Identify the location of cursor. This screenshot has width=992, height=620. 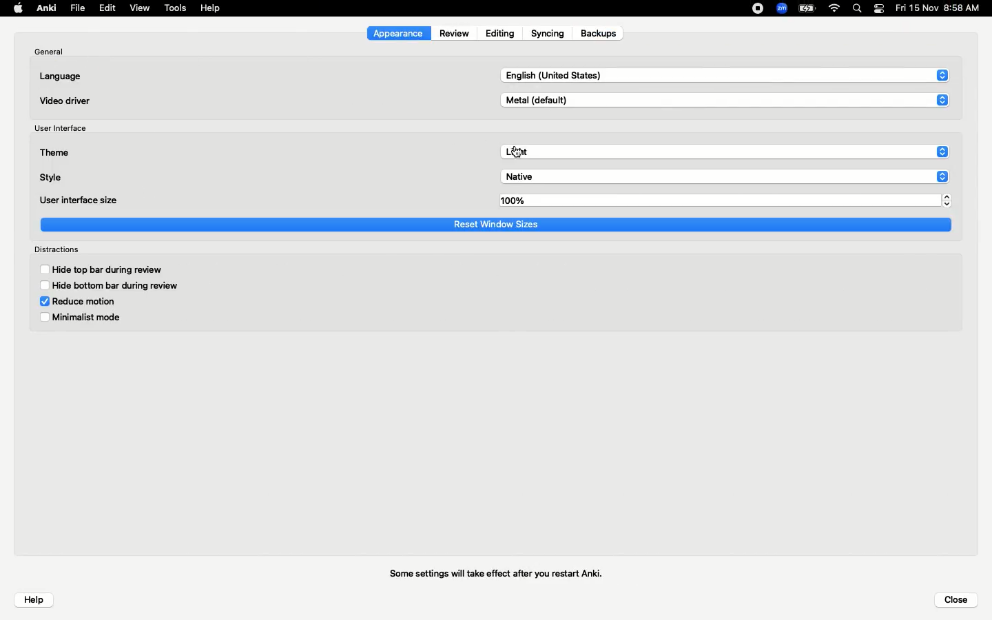
(517, 152).